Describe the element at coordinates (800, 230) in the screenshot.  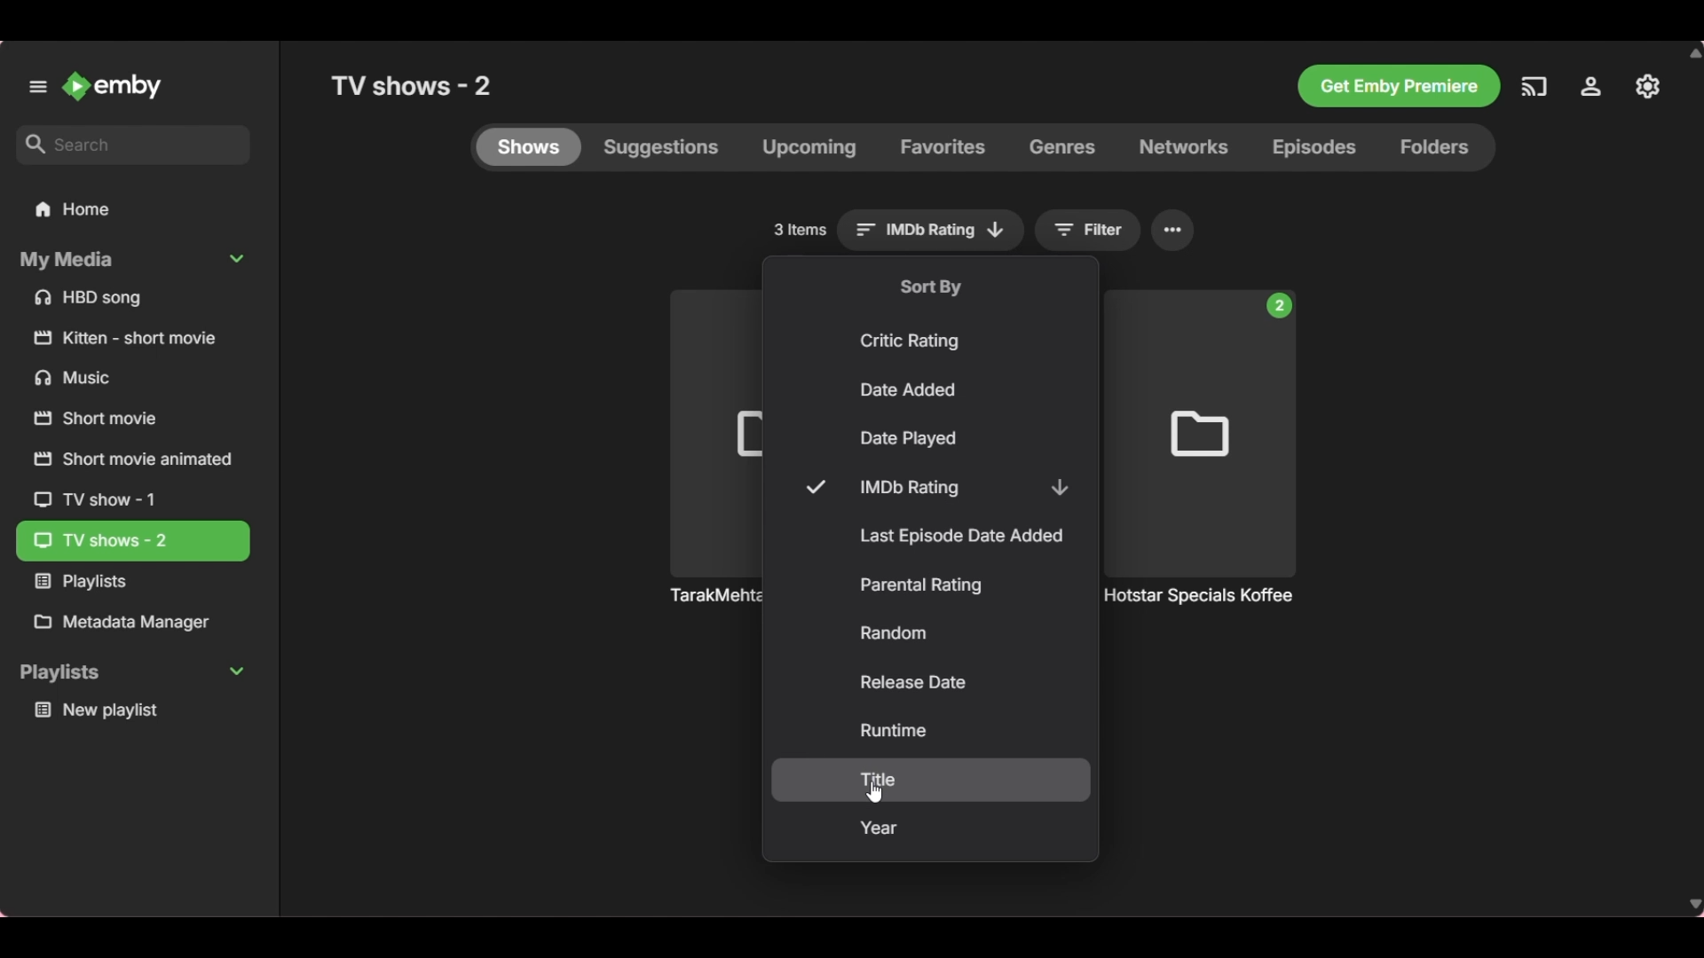
I see `Total number of folders in Shows` at that location.